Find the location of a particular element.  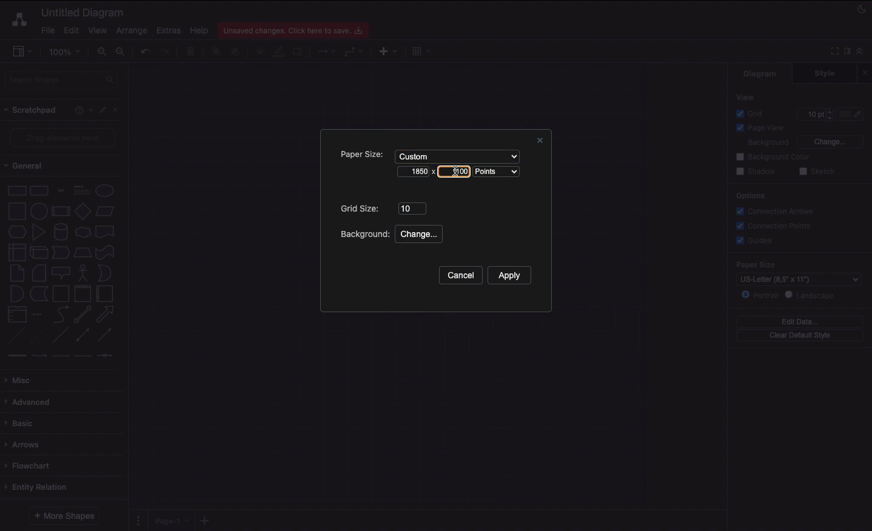

To front is located at coordinates (215, 52).